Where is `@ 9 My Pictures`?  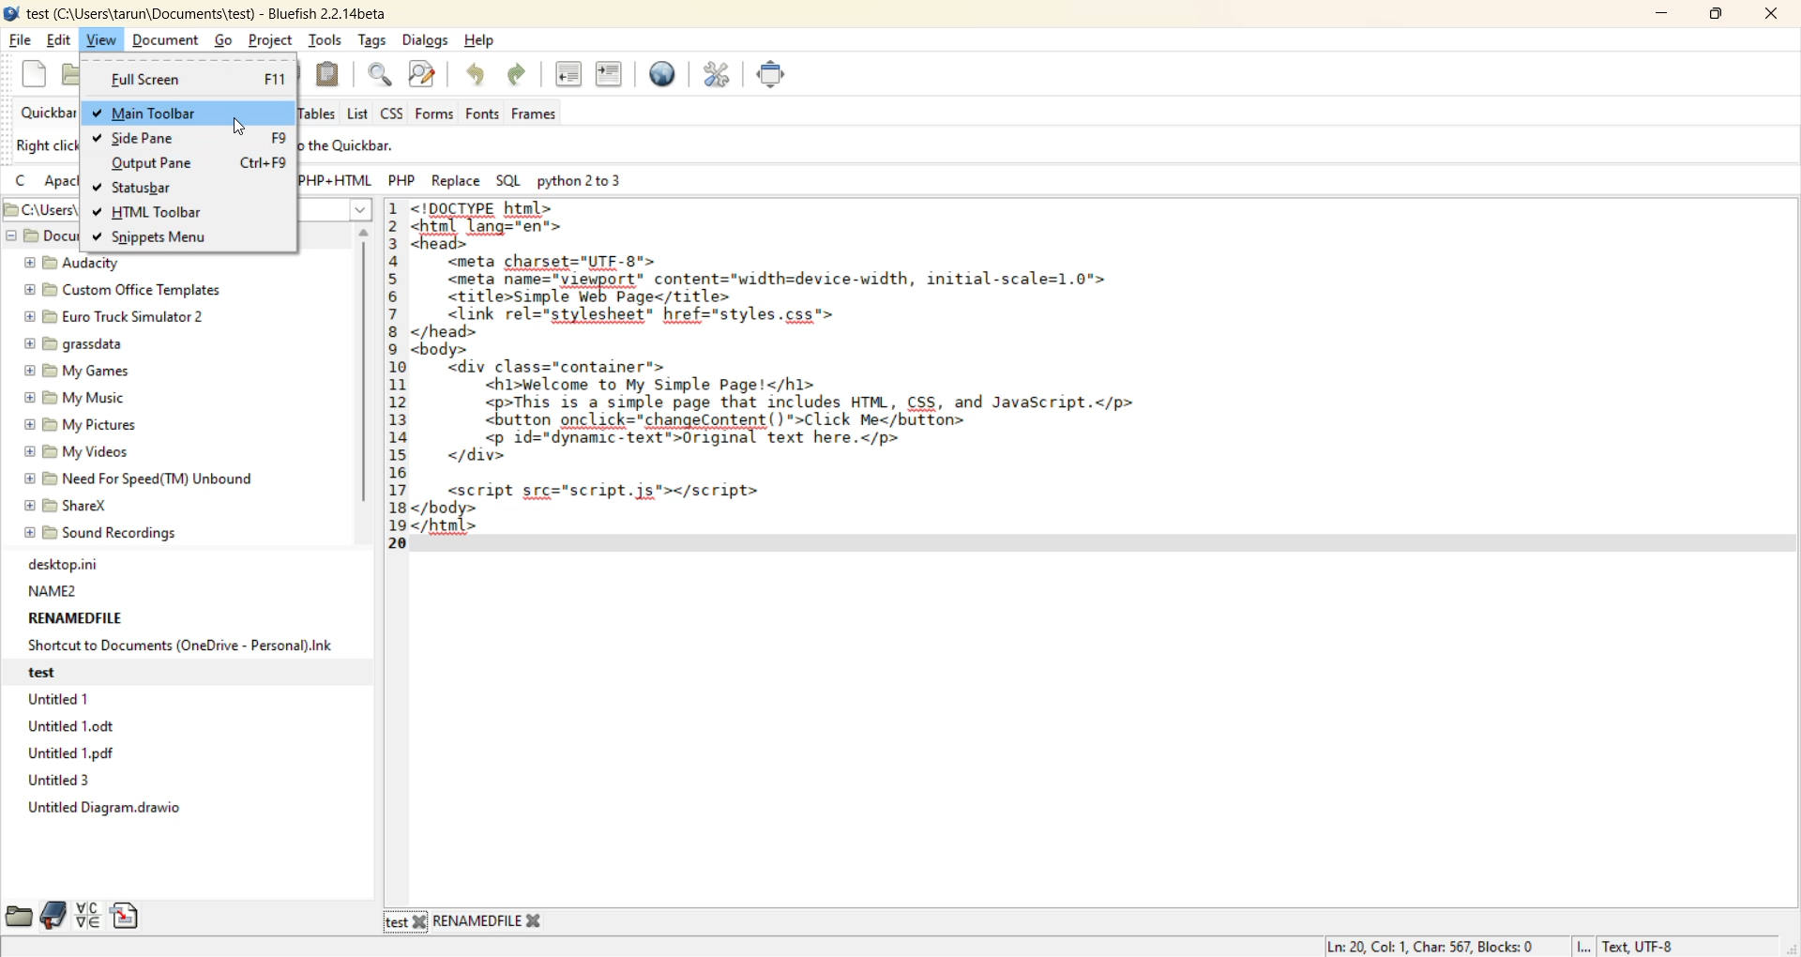
@ 9 My Pictures is located at coordinates (76, 426).